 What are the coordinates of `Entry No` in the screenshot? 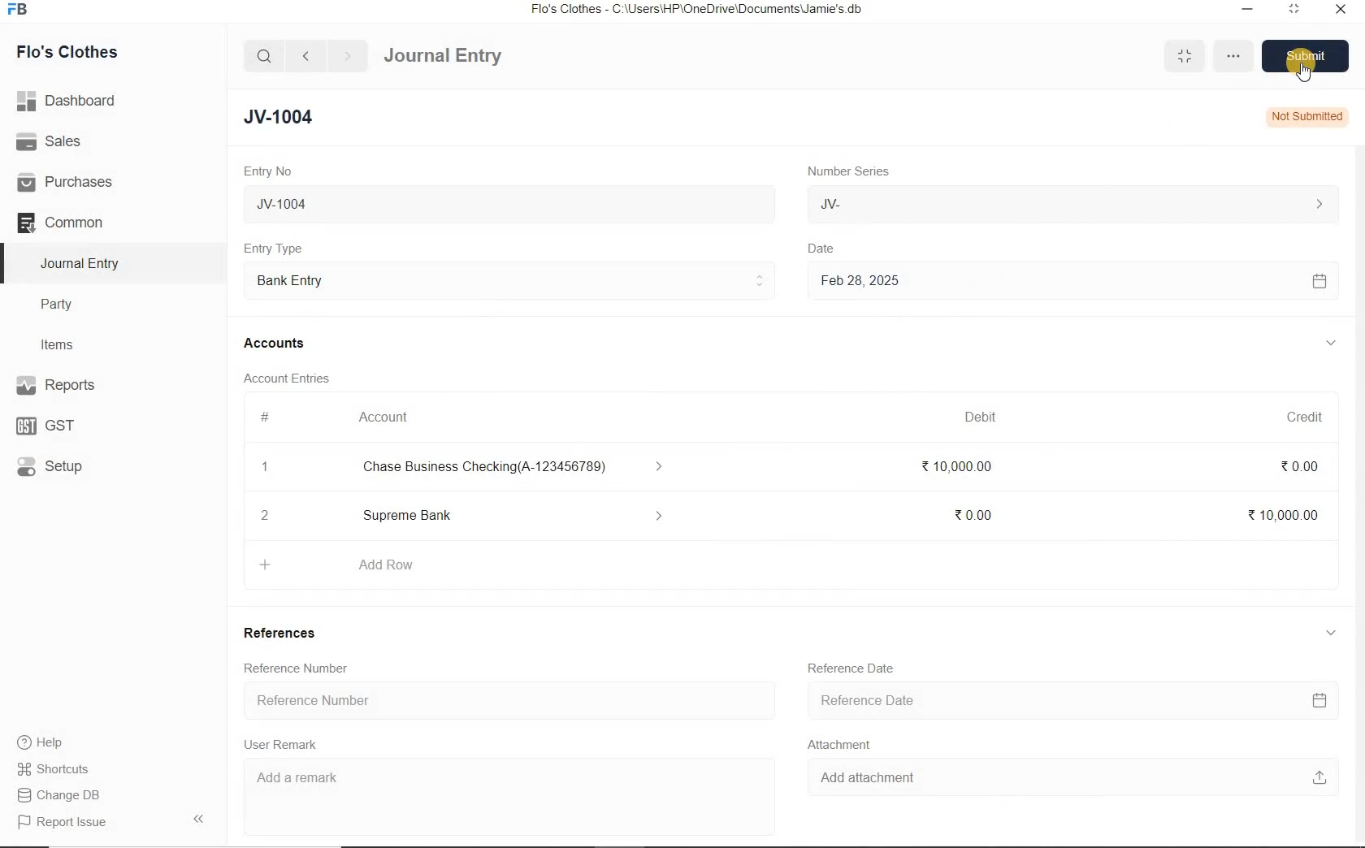 It's located at (271, 171).